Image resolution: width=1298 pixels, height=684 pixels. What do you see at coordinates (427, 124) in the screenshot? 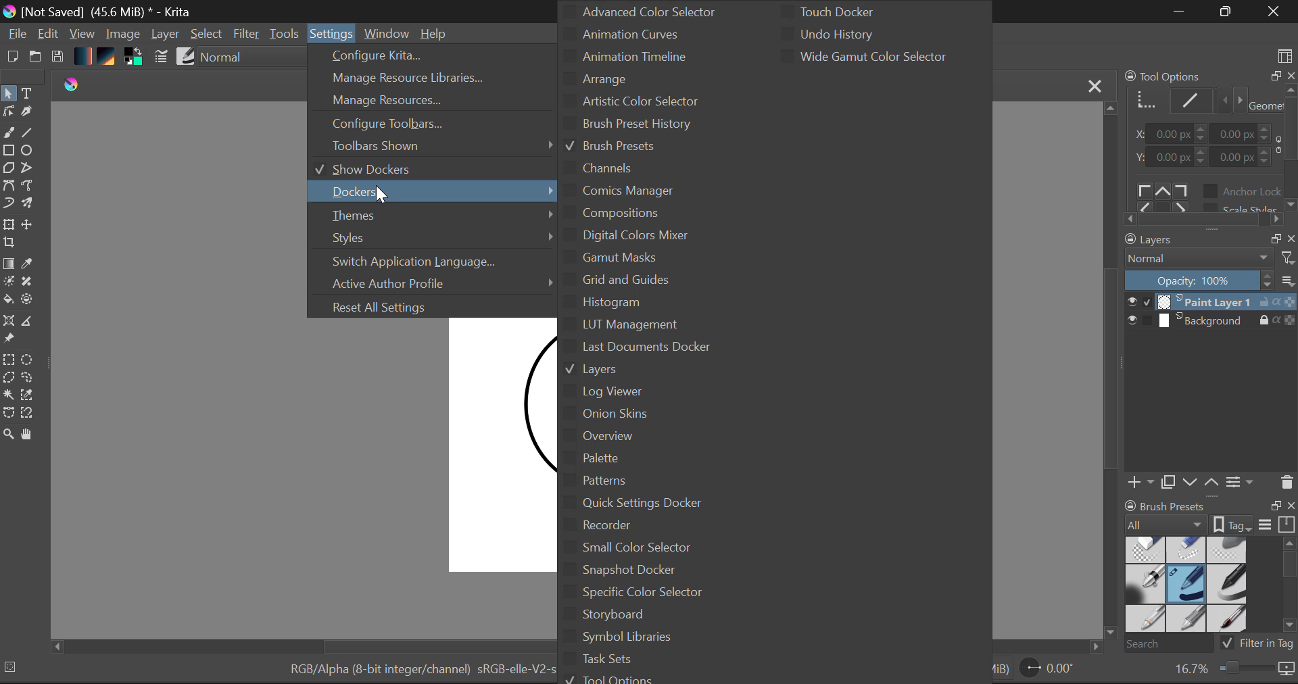
I see `Configure Toolbars` at bounding box center [427, 124].